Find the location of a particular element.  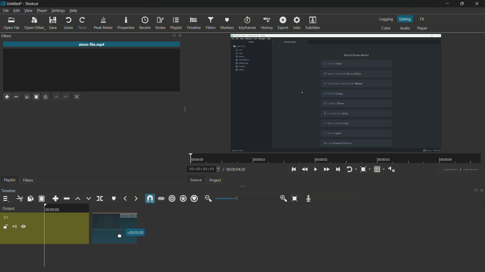

overwrite is located at coordinates (88, 199).